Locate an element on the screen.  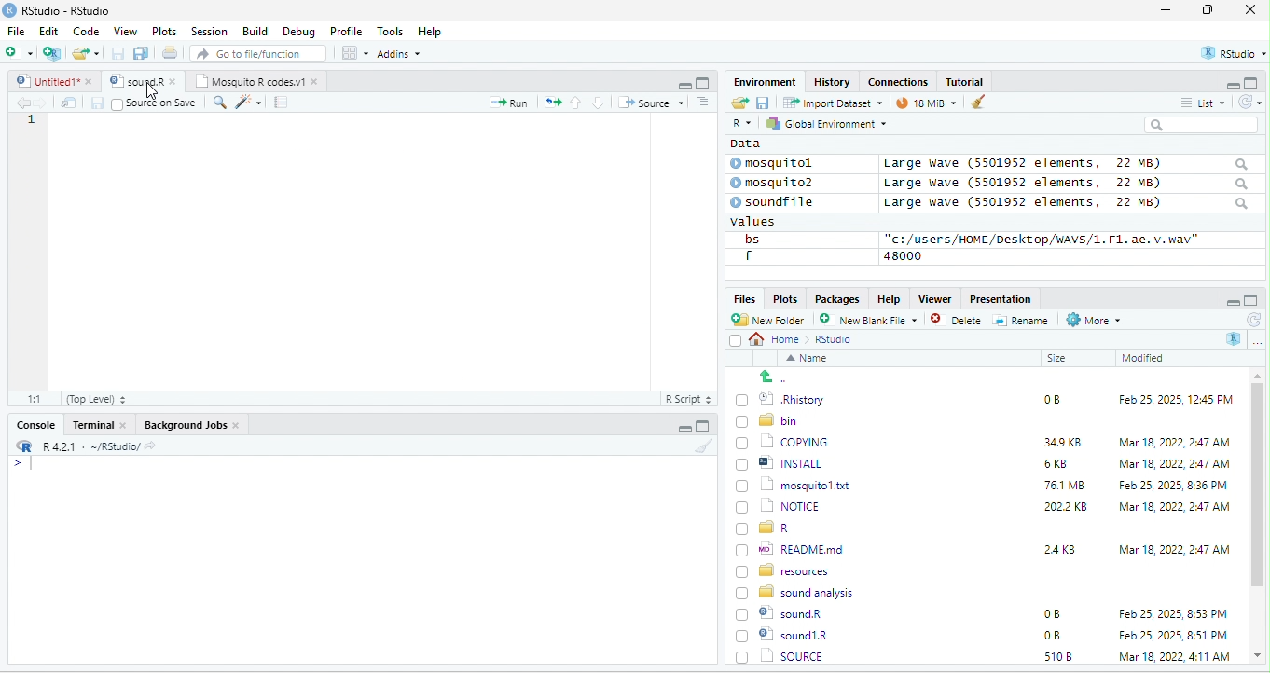
Uninstall.exe is located at coordinates (792, 655).